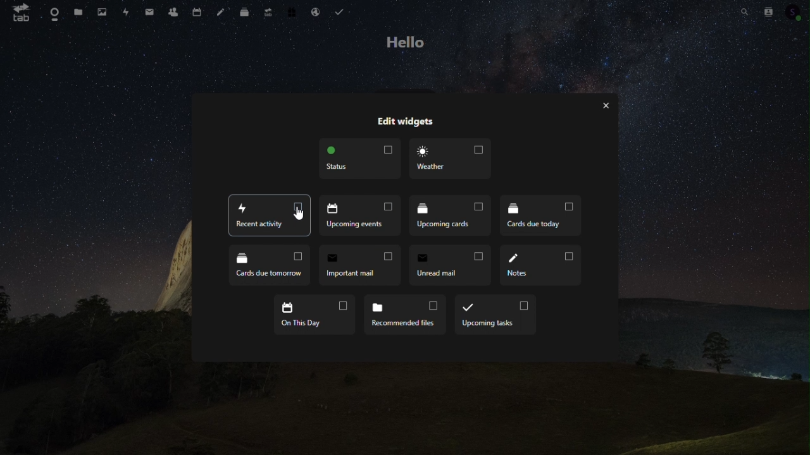 The image size is (810, 455). Describe the element at coordinates (796, 12) in the screenshot. I see `Account icon` at that location.